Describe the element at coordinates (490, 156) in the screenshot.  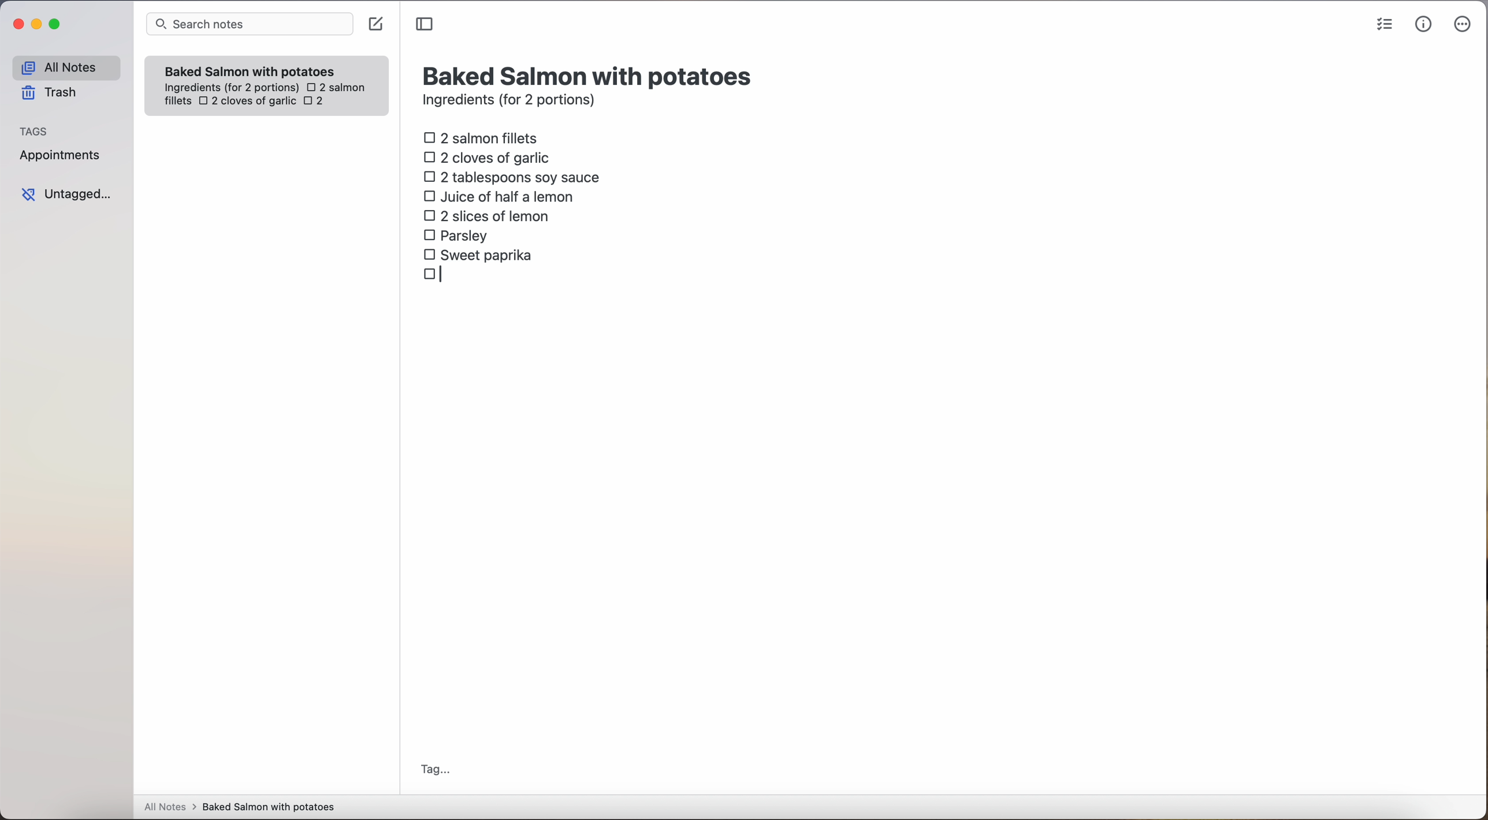
I see `2 cloves of garlic` at that location.